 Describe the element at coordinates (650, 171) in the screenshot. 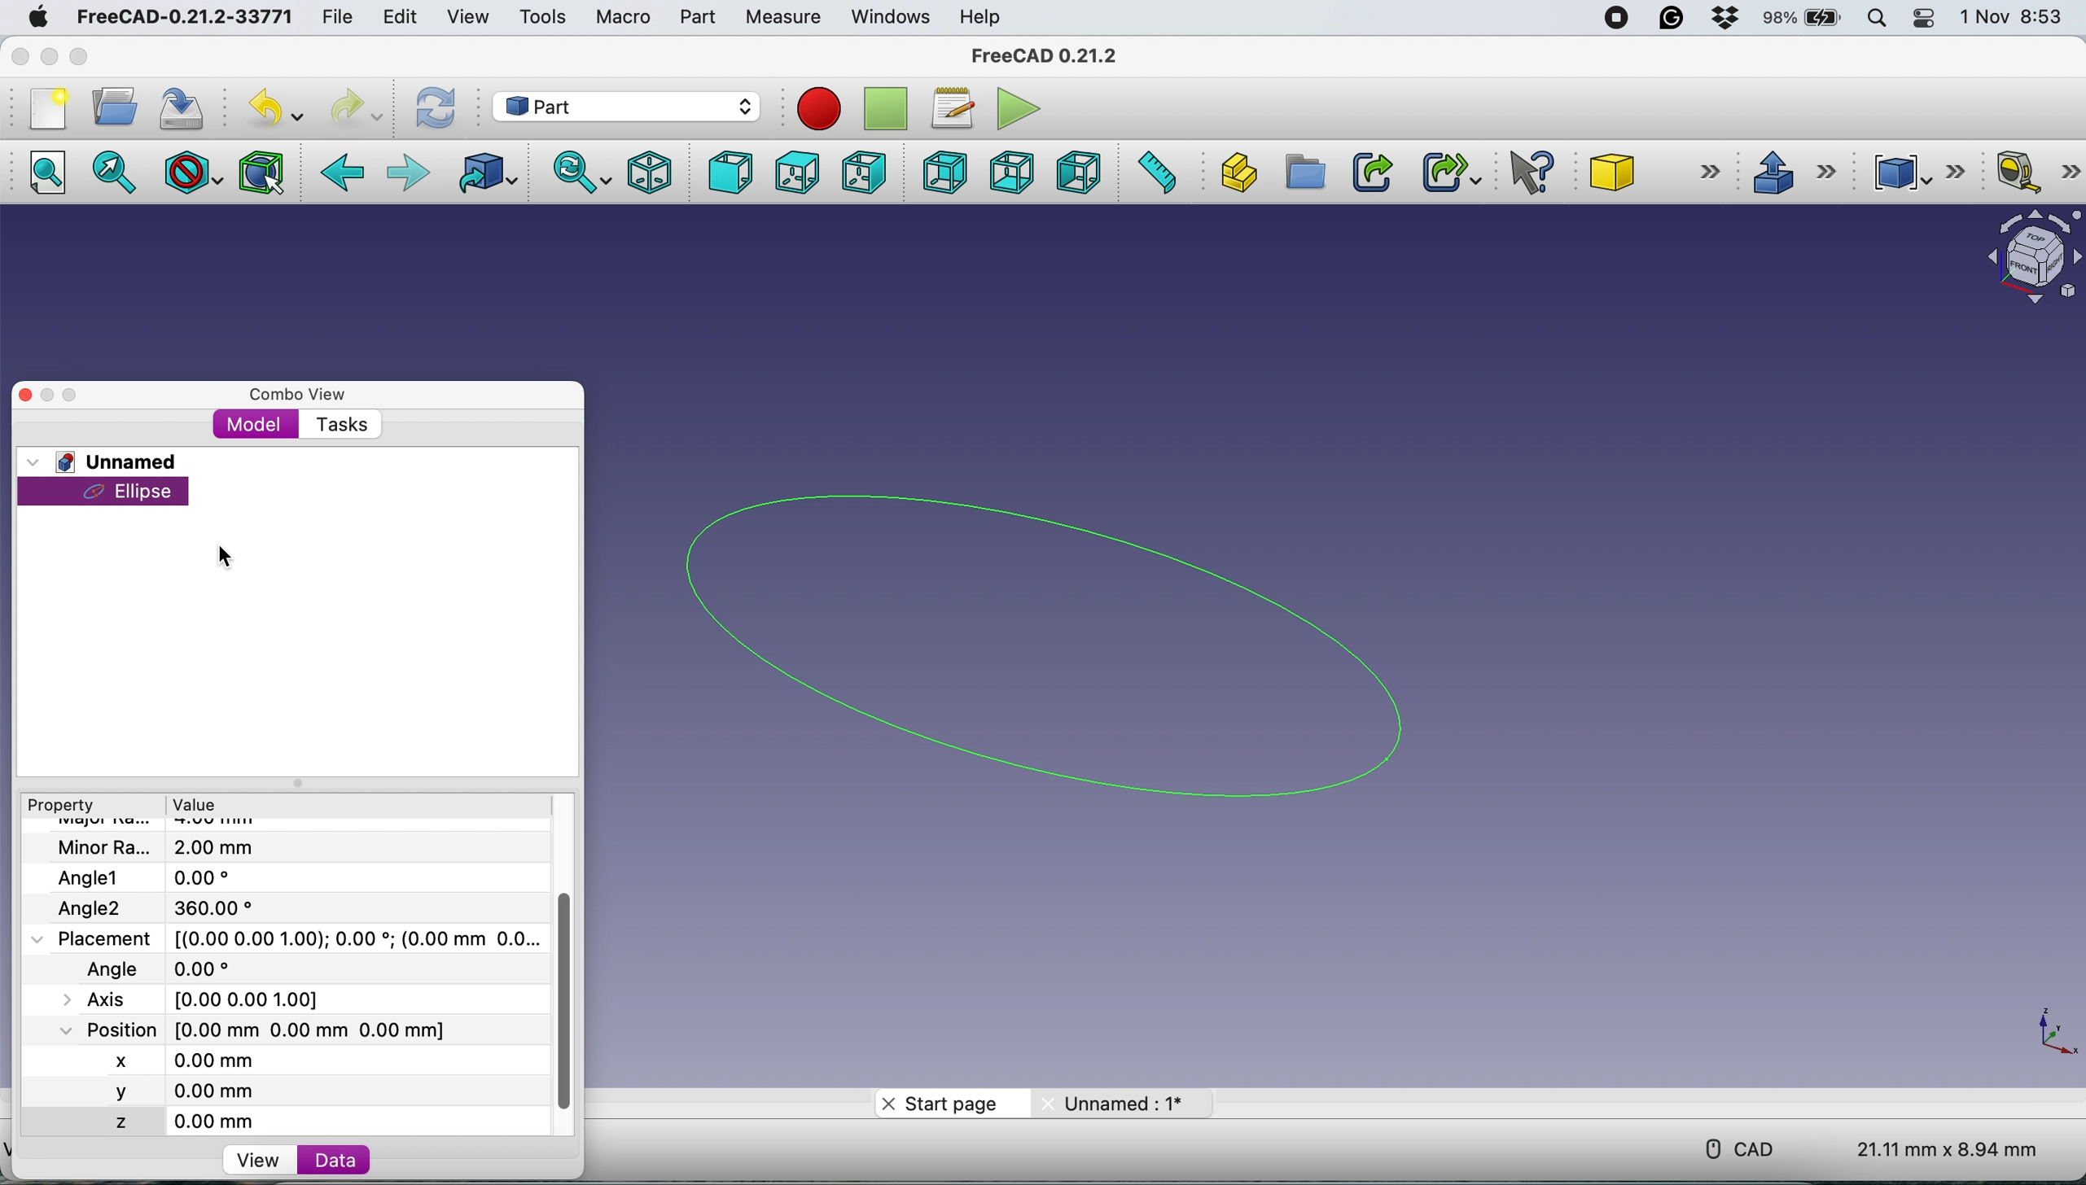

I see `isometric` at that location.